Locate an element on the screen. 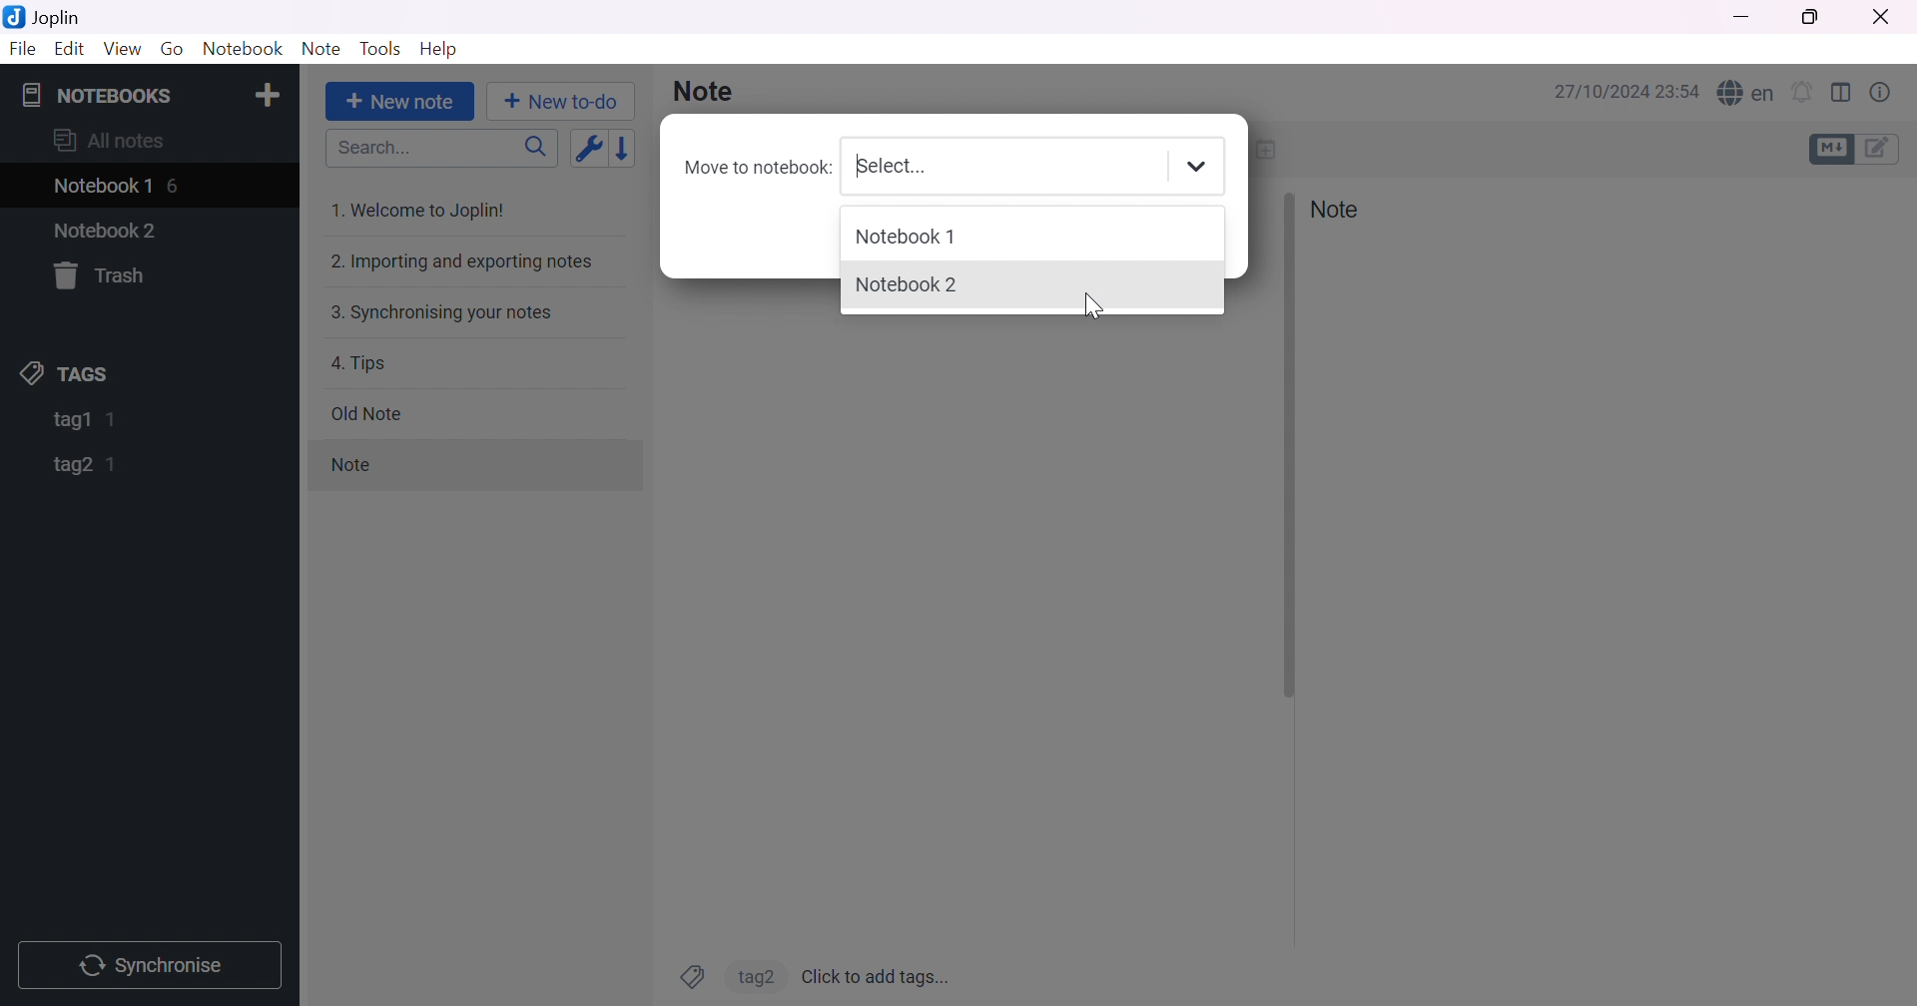 The image size is (1917, 1006). Close is located at coordinates (1878, 15).